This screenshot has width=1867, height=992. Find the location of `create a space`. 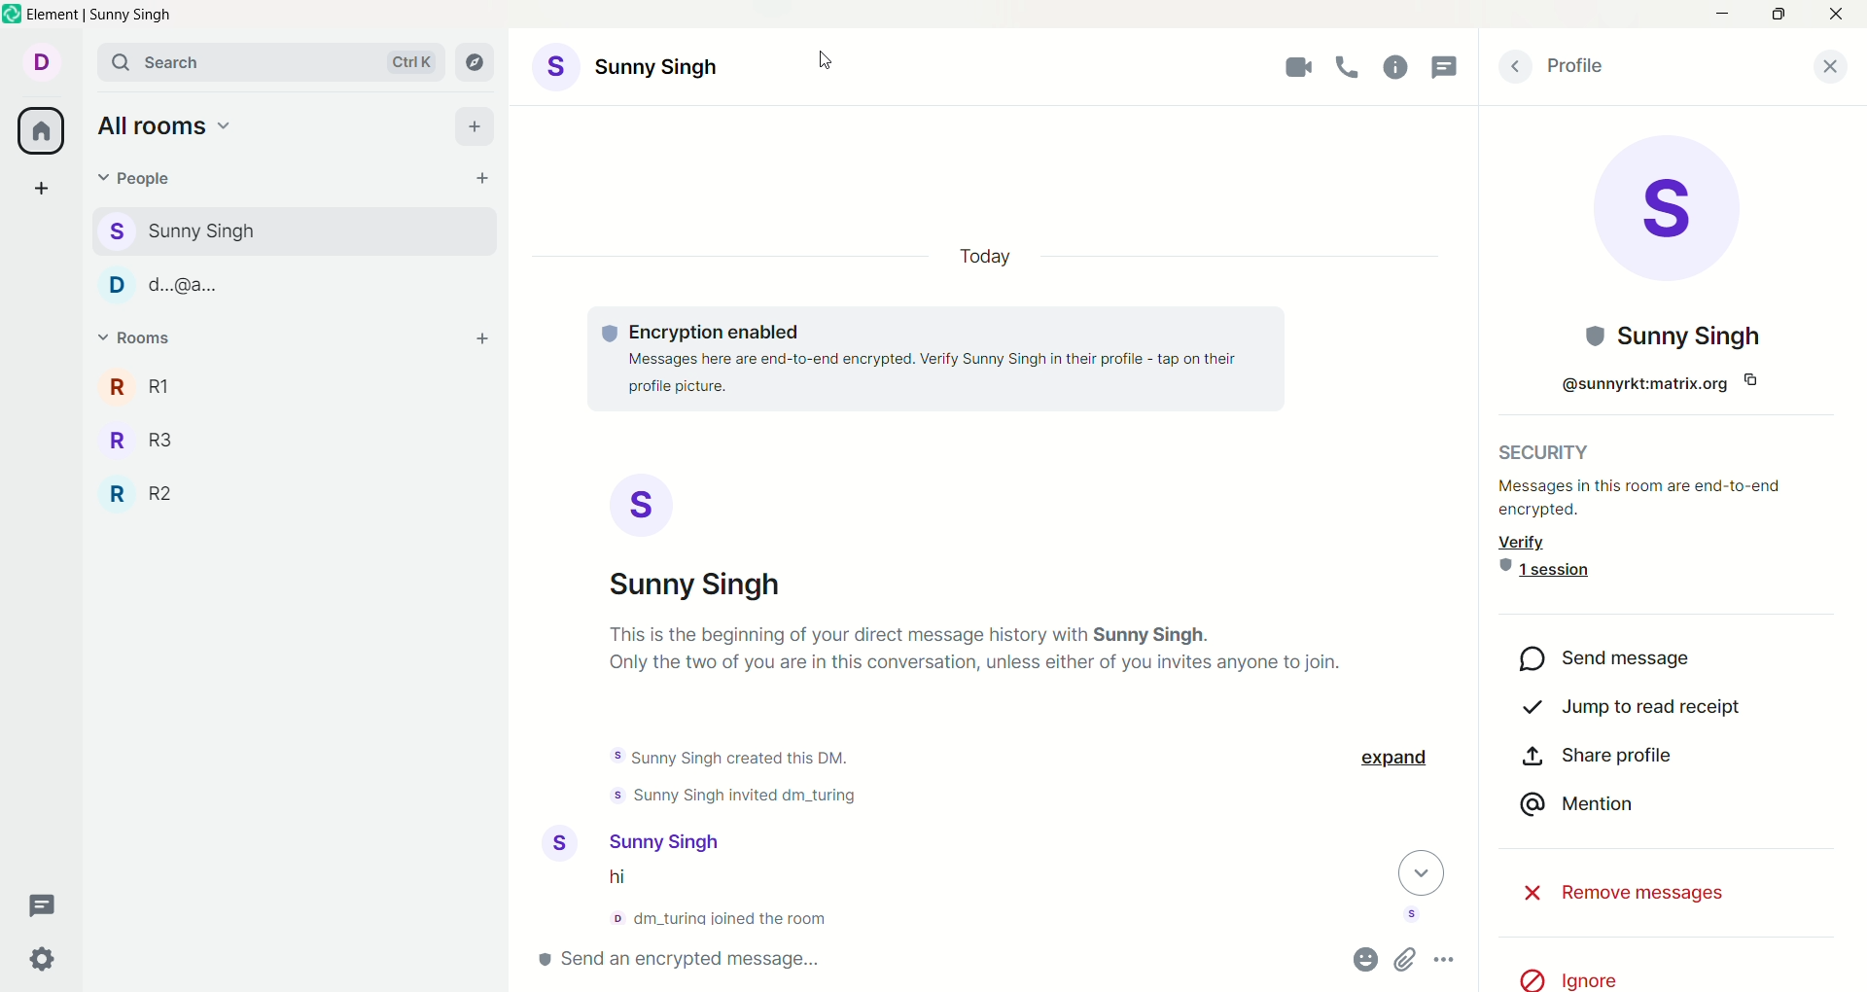

create a space is located at coordinates (42, 192).